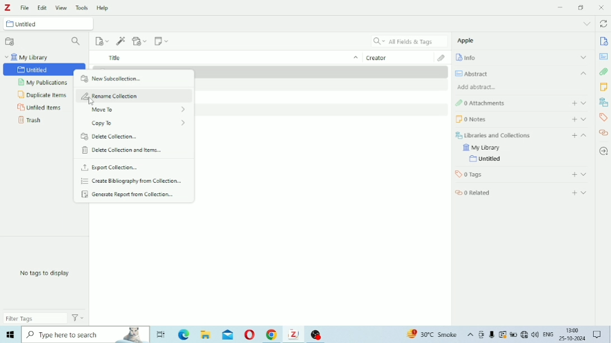  What do you see at coordinates (42, 94) in the screenshot?
I see `Duplicate Items` at bounding box center [42, 94].